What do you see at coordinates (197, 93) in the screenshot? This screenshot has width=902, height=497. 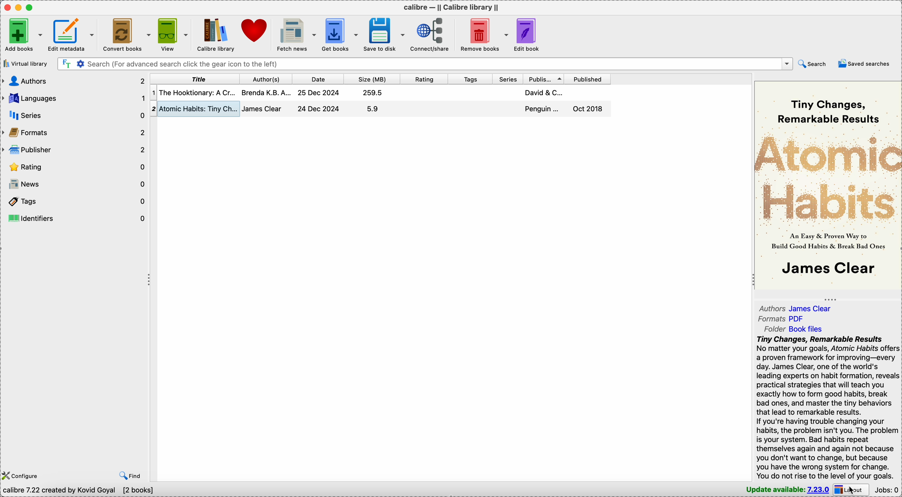 I see `the hooktionary: a cr...` at bounding box center [197, 93].